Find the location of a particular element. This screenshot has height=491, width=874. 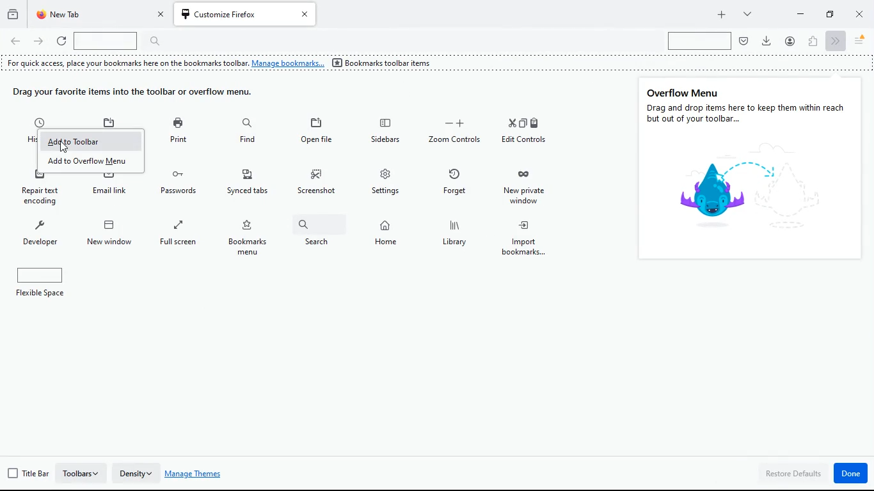

import bookmarks is located at coordinates (532, 240).